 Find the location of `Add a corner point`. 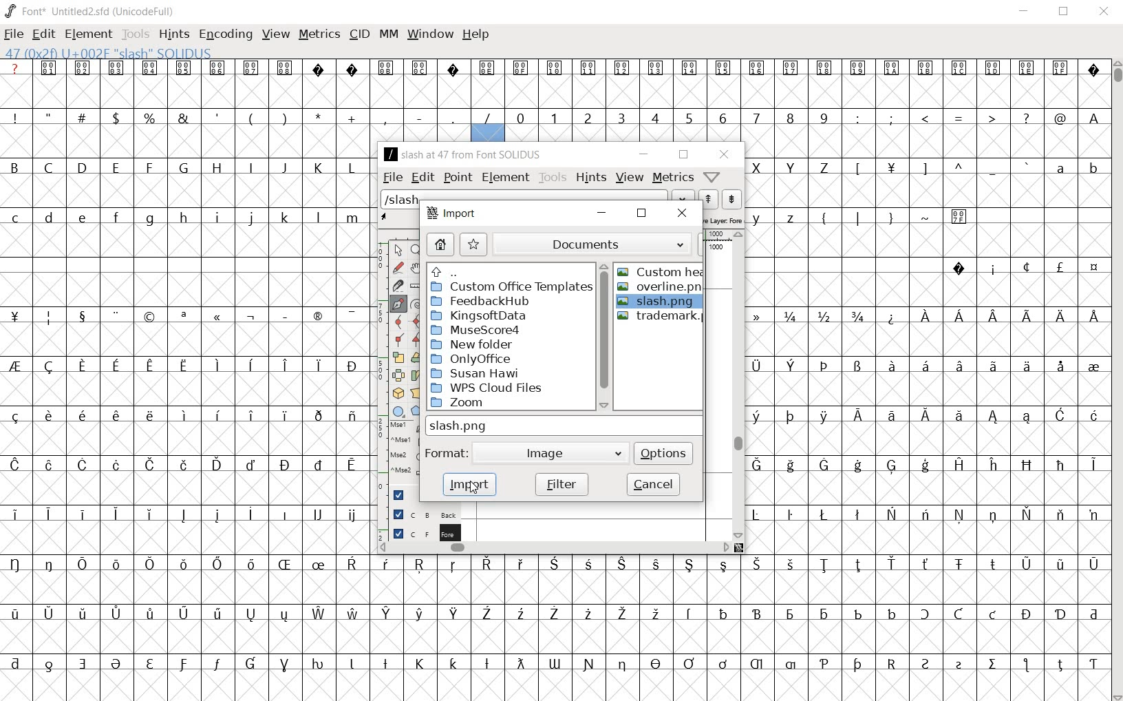

Add a corner point is located at coordinates (396, 339).